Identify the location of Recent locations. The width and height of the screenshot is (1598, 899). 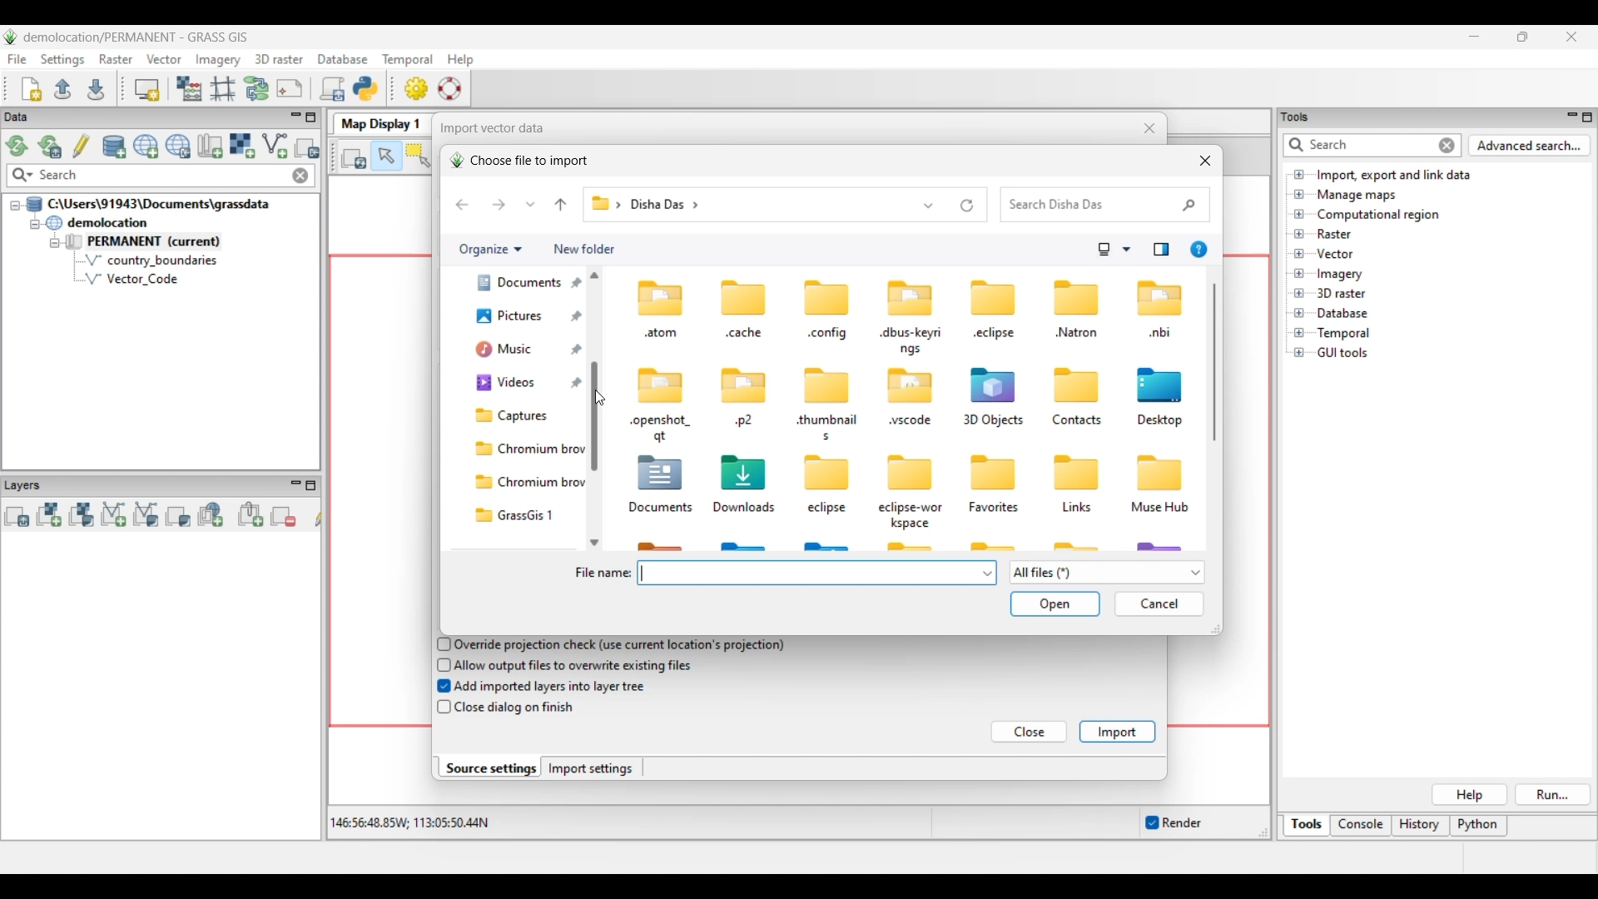
(531, 204).